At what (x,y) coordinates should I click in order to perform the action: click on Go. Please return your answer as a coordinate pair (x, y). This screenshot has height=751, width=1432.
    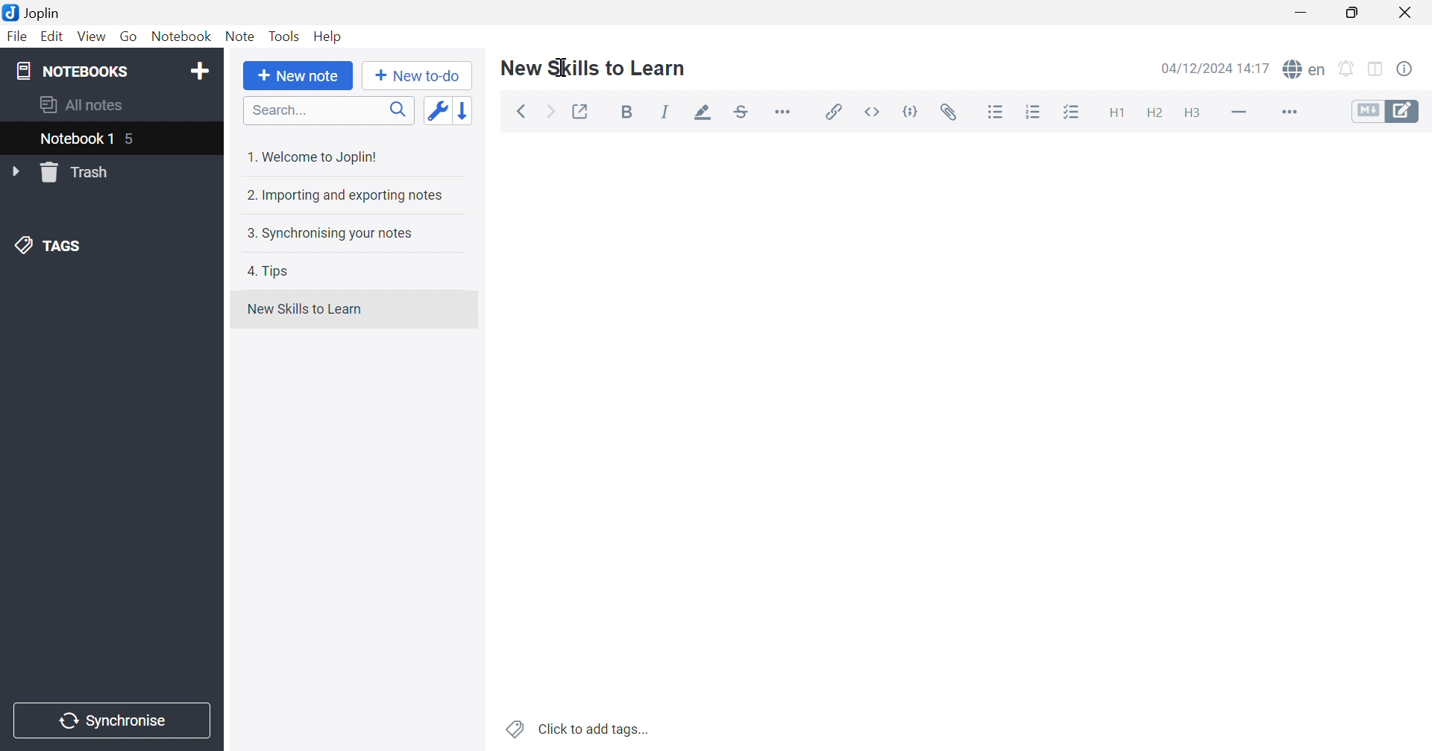
    Looking at the image, I should click on (128, 37).